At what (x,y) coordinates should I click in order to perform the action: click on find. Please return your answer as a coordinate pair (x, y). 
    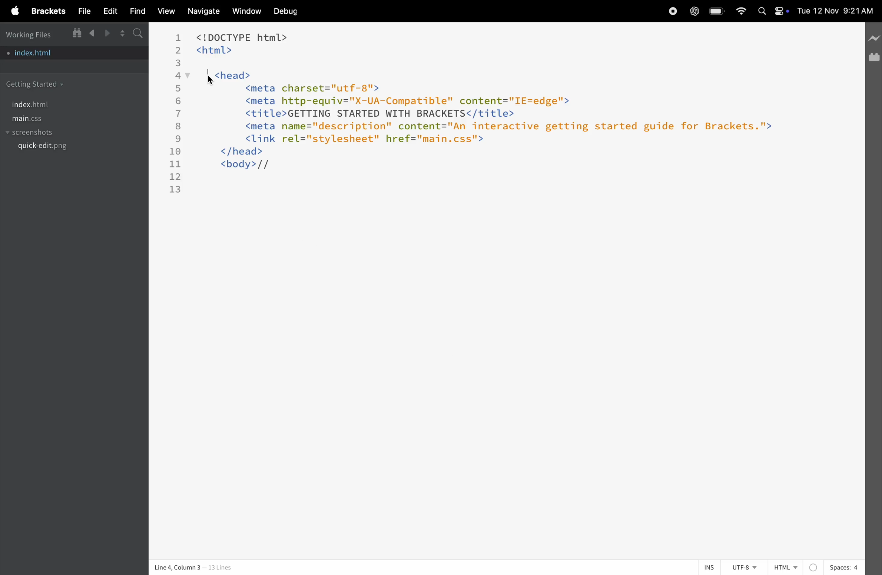
    Looking at the image, I should click on (135, 11).